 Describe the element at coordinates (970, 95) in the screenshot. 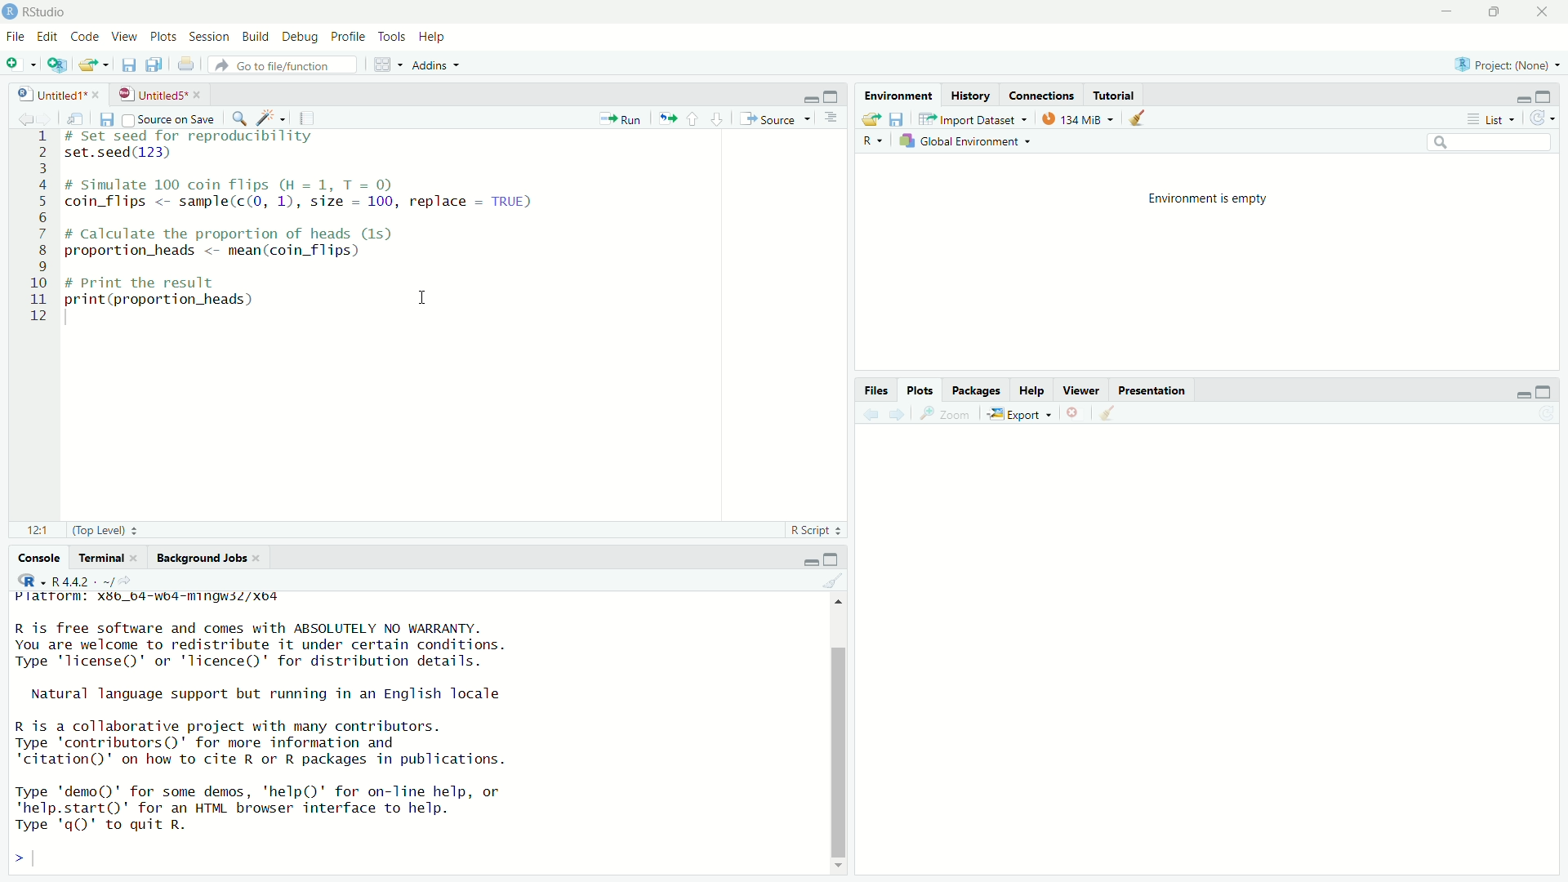

I see `History` at that location.